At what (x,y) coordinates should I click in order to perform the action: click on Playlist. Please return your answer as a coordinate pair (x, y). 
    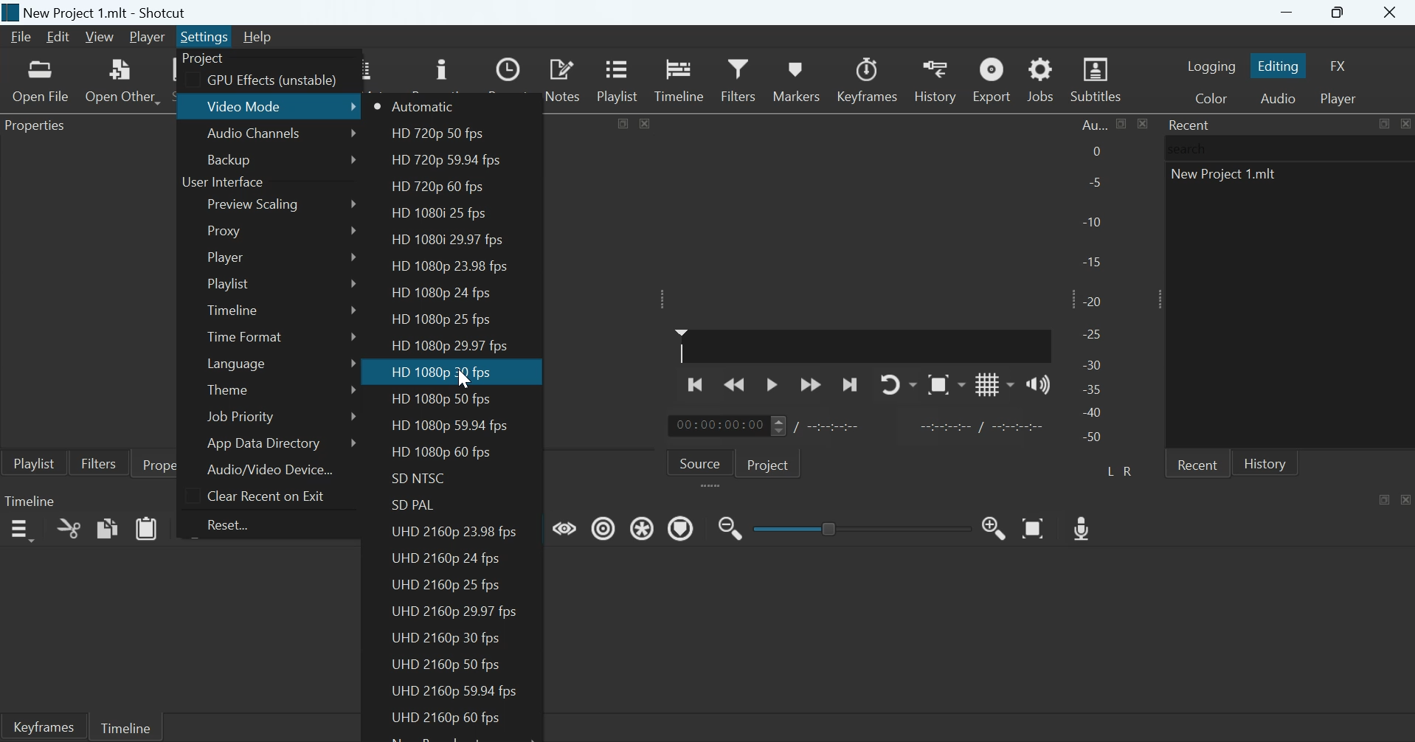
    Looking at the image, I should click on (34, 462).